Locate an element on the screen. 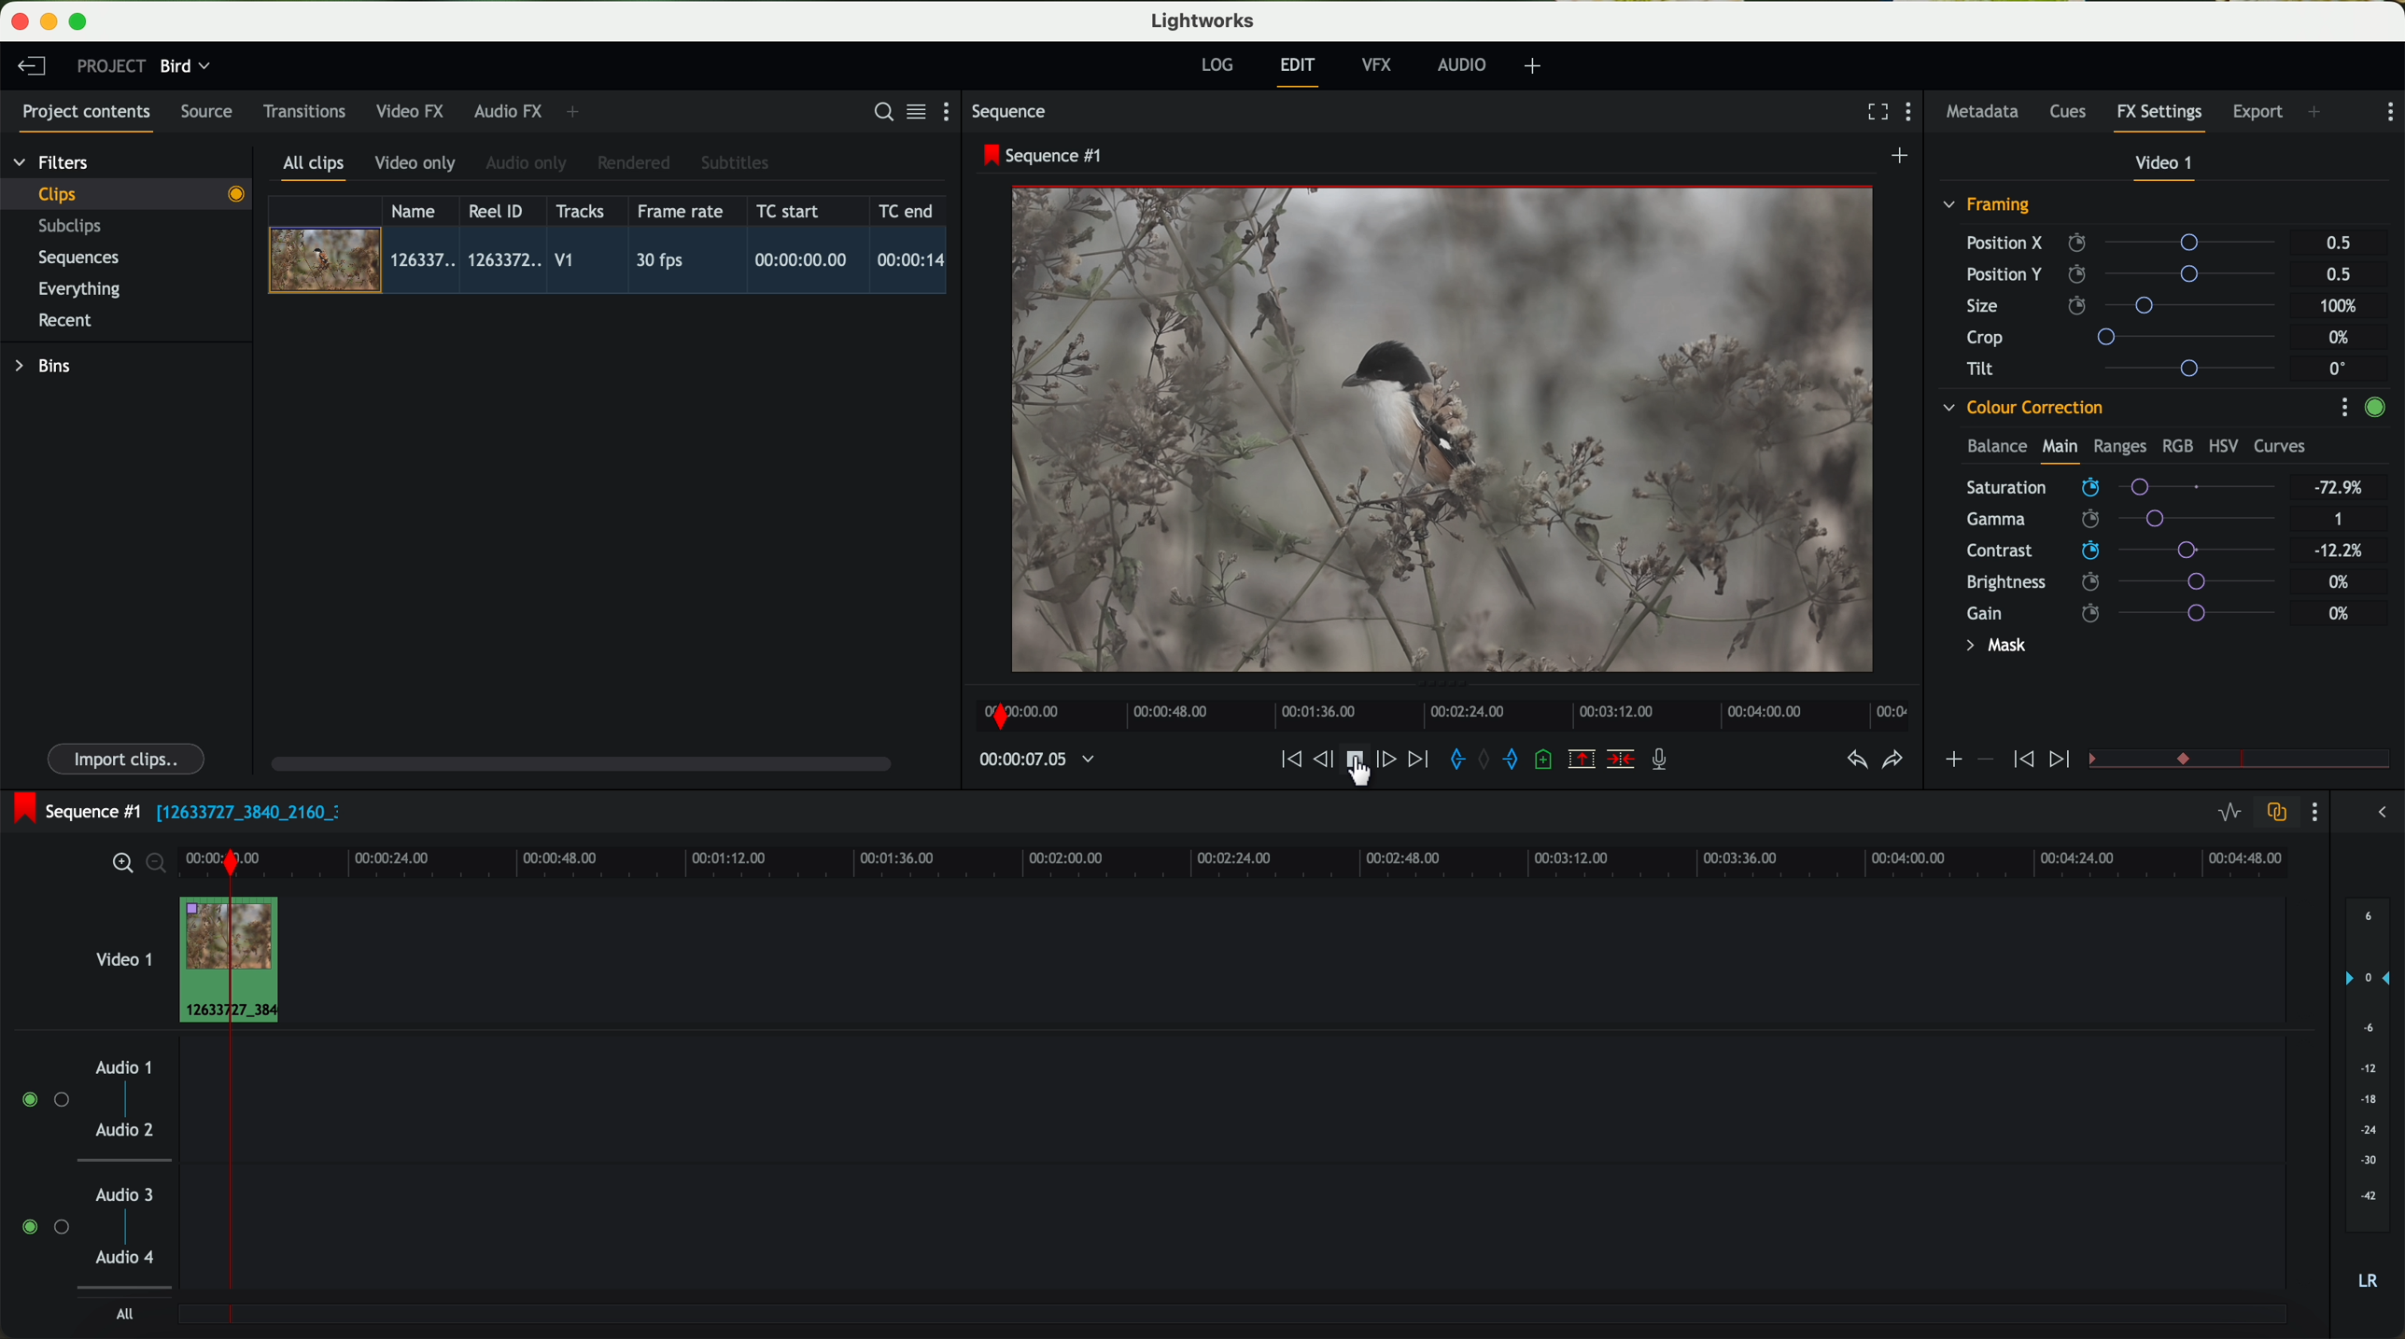 Image resolution: width=2405 pixels, height=1339 pixels. all is located at coordinates (124, 1314).